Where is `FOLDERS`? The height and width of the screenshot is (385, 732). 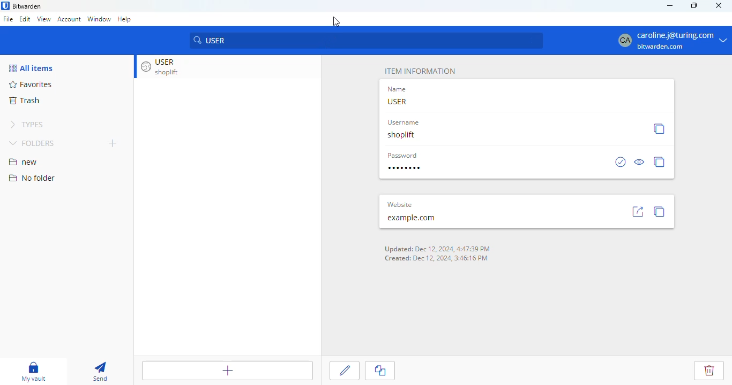
FOLDERS is located at coordinates (32, 144).